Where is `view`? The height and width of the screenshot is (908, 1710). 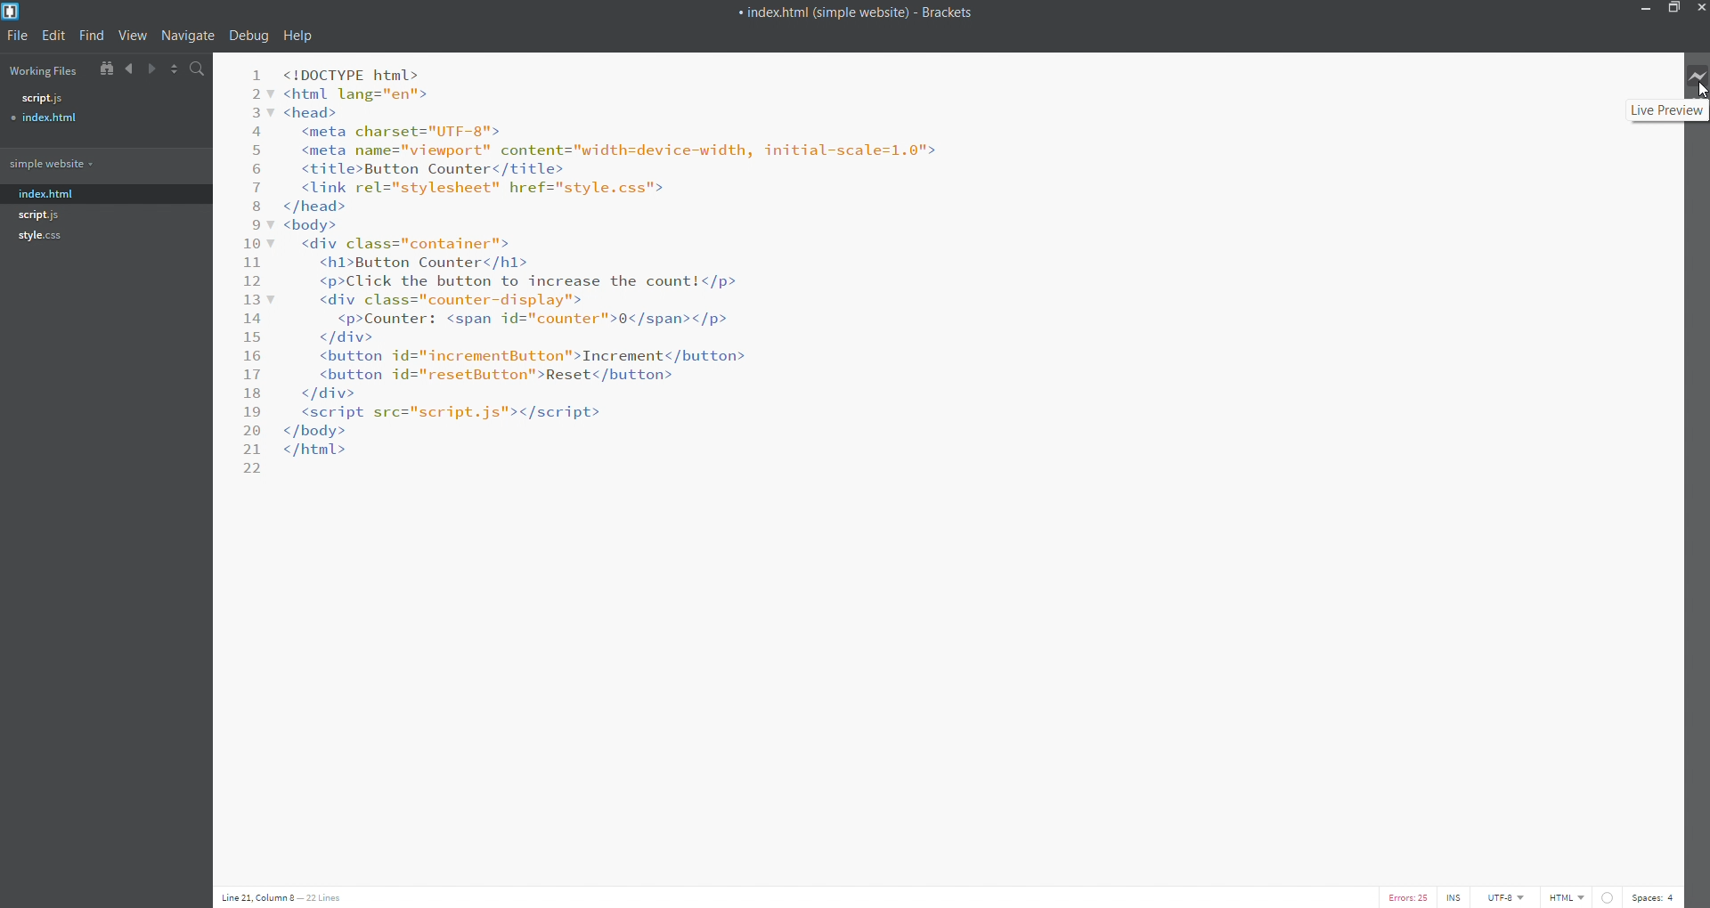 view is located at coordinates (129, 37).